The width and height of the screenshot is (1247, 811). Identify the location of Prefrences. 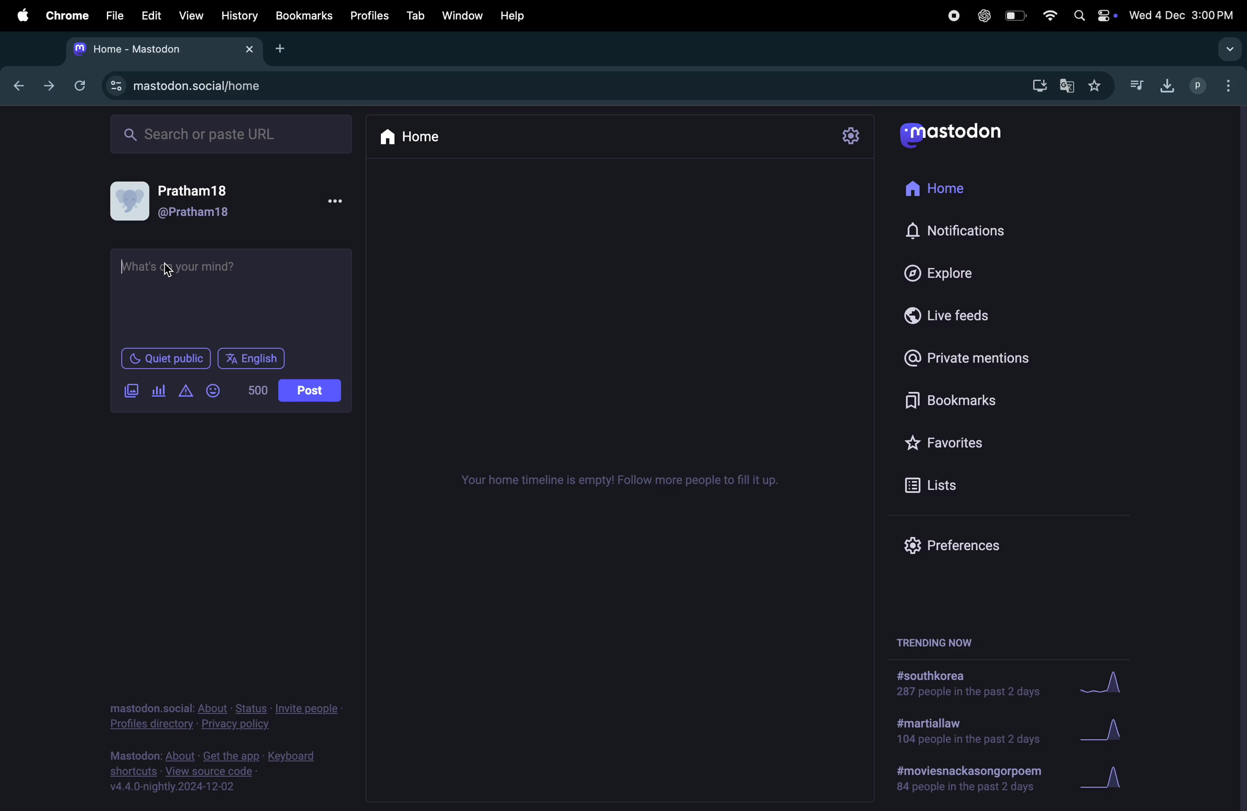
(964, 546).